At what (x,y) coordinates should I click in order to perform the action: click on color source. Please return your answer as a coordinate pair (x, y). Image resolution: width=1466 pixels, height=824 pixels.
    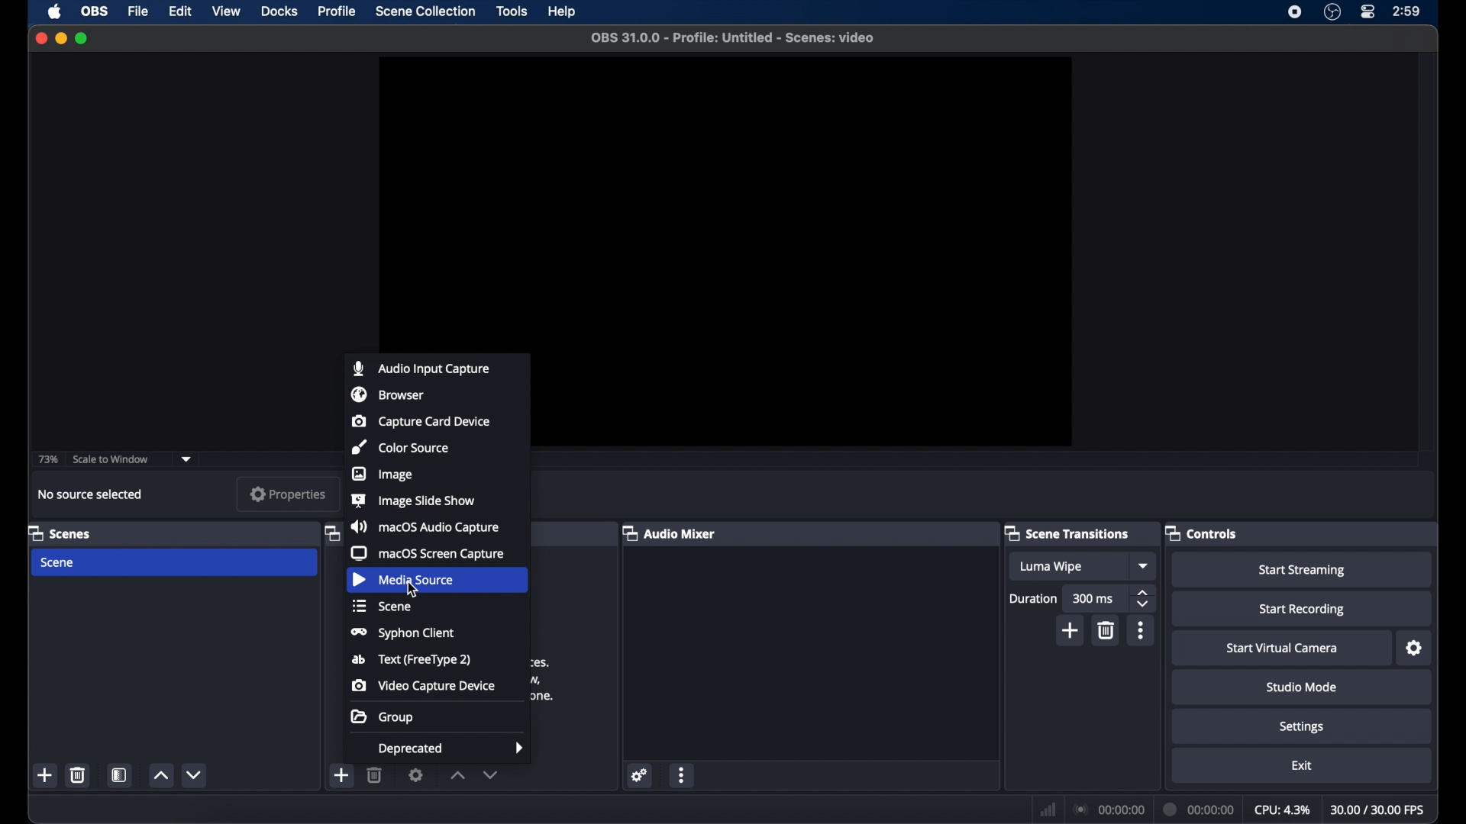
    Looking at the image, I should click on (400, 447).